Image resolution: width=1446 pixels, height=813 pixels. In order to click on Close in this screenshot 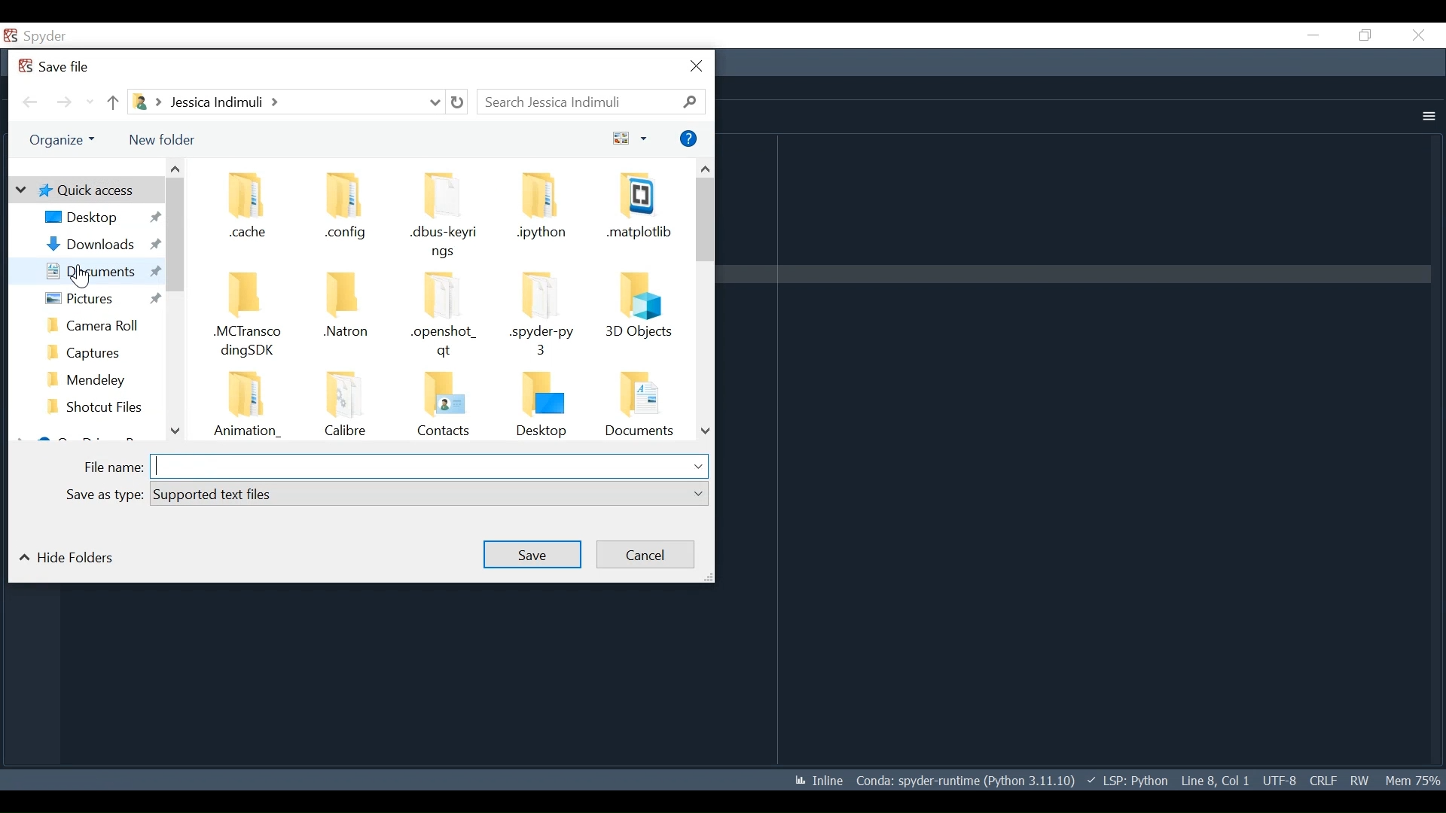, I will do `click(699, 67)`.